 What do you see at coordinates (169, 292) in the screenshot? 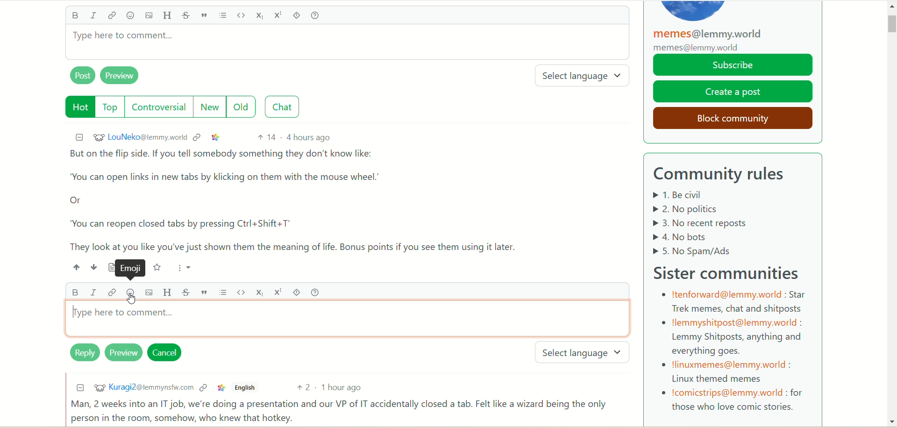
I see `header` at bounding box center [169, 292].